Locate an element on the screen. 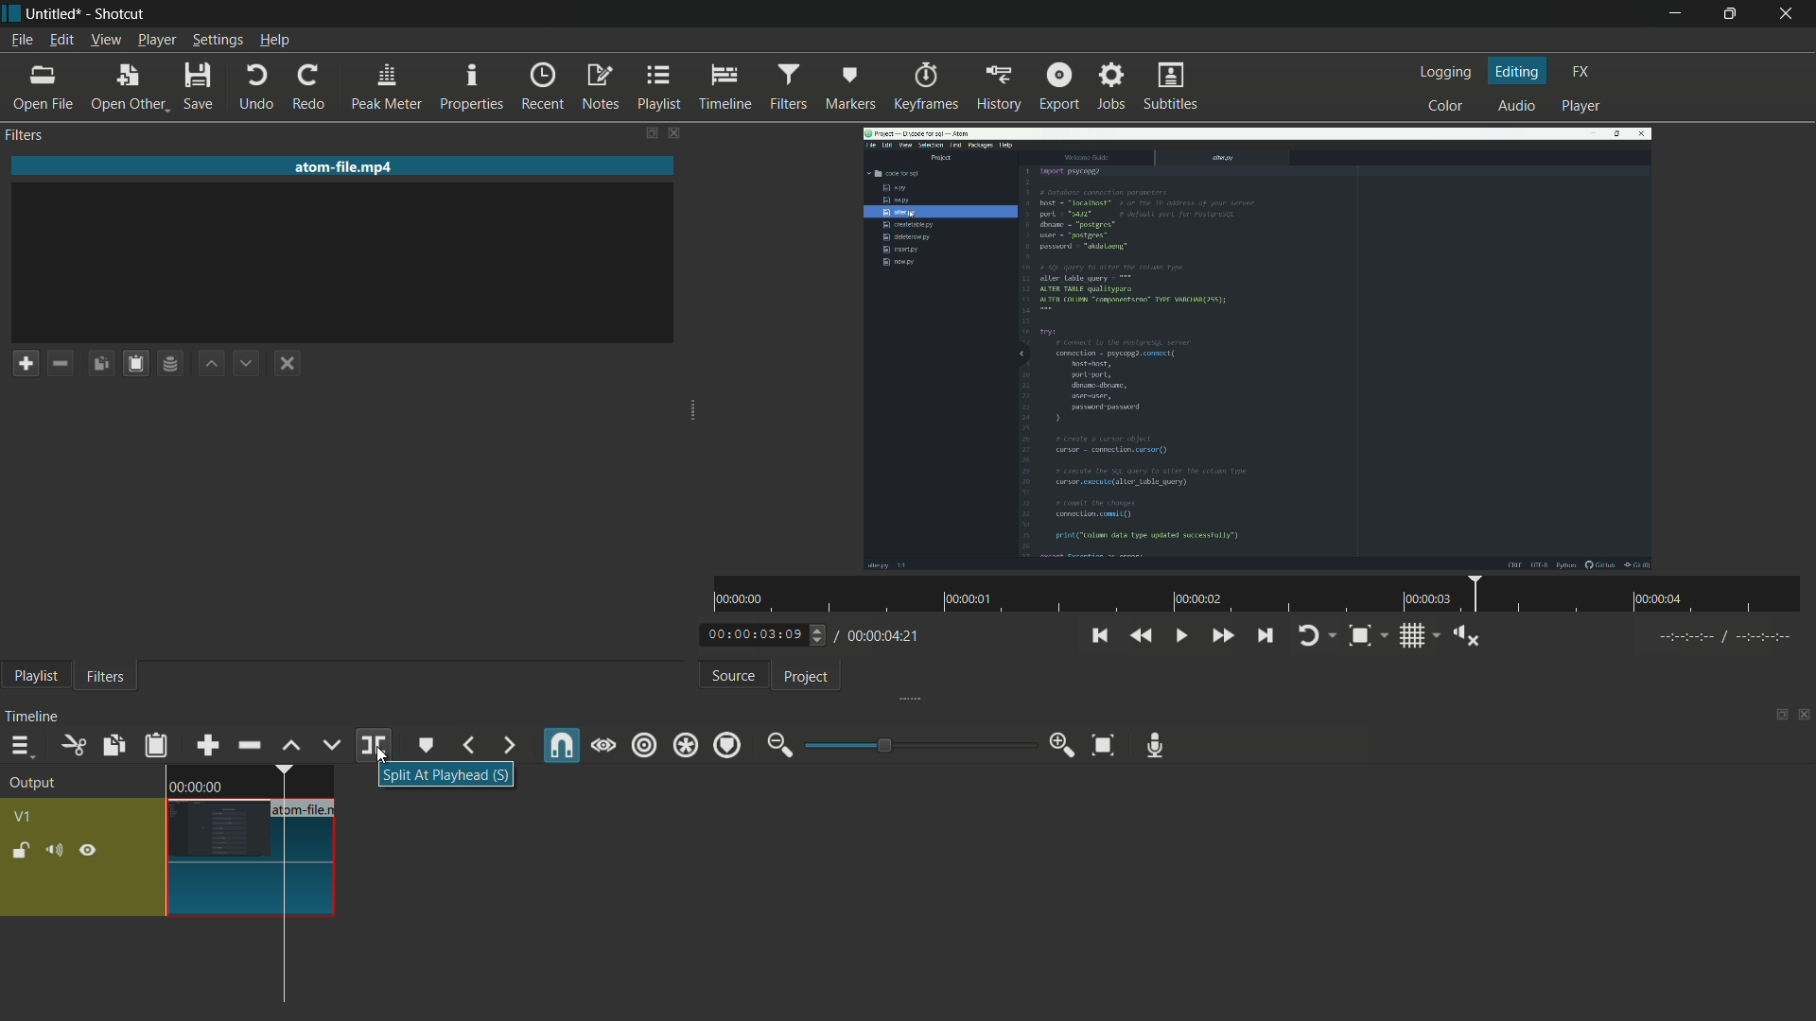 This screenshot has height=1021, width=1816. color is located at coordinates (1445, 107).